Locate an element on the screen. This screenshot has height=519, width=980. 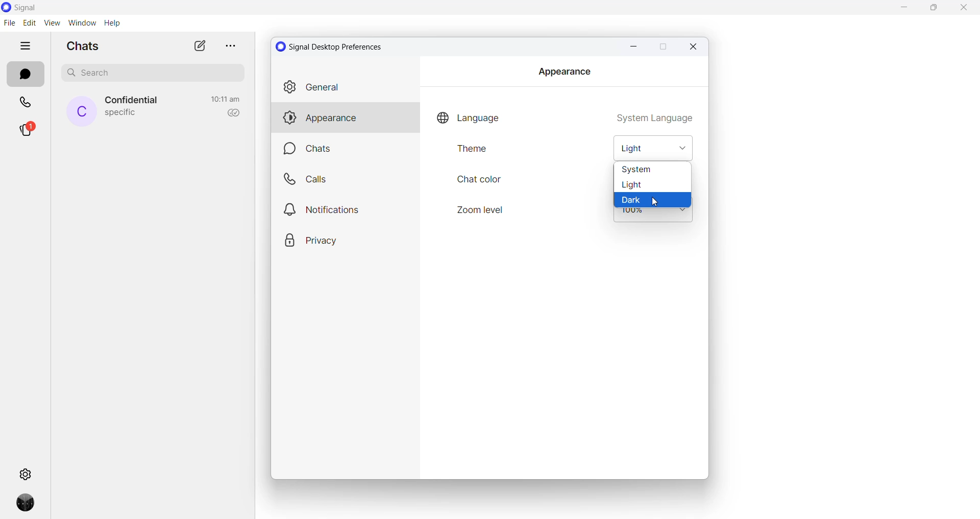
 is located at coordinates (345, 209).